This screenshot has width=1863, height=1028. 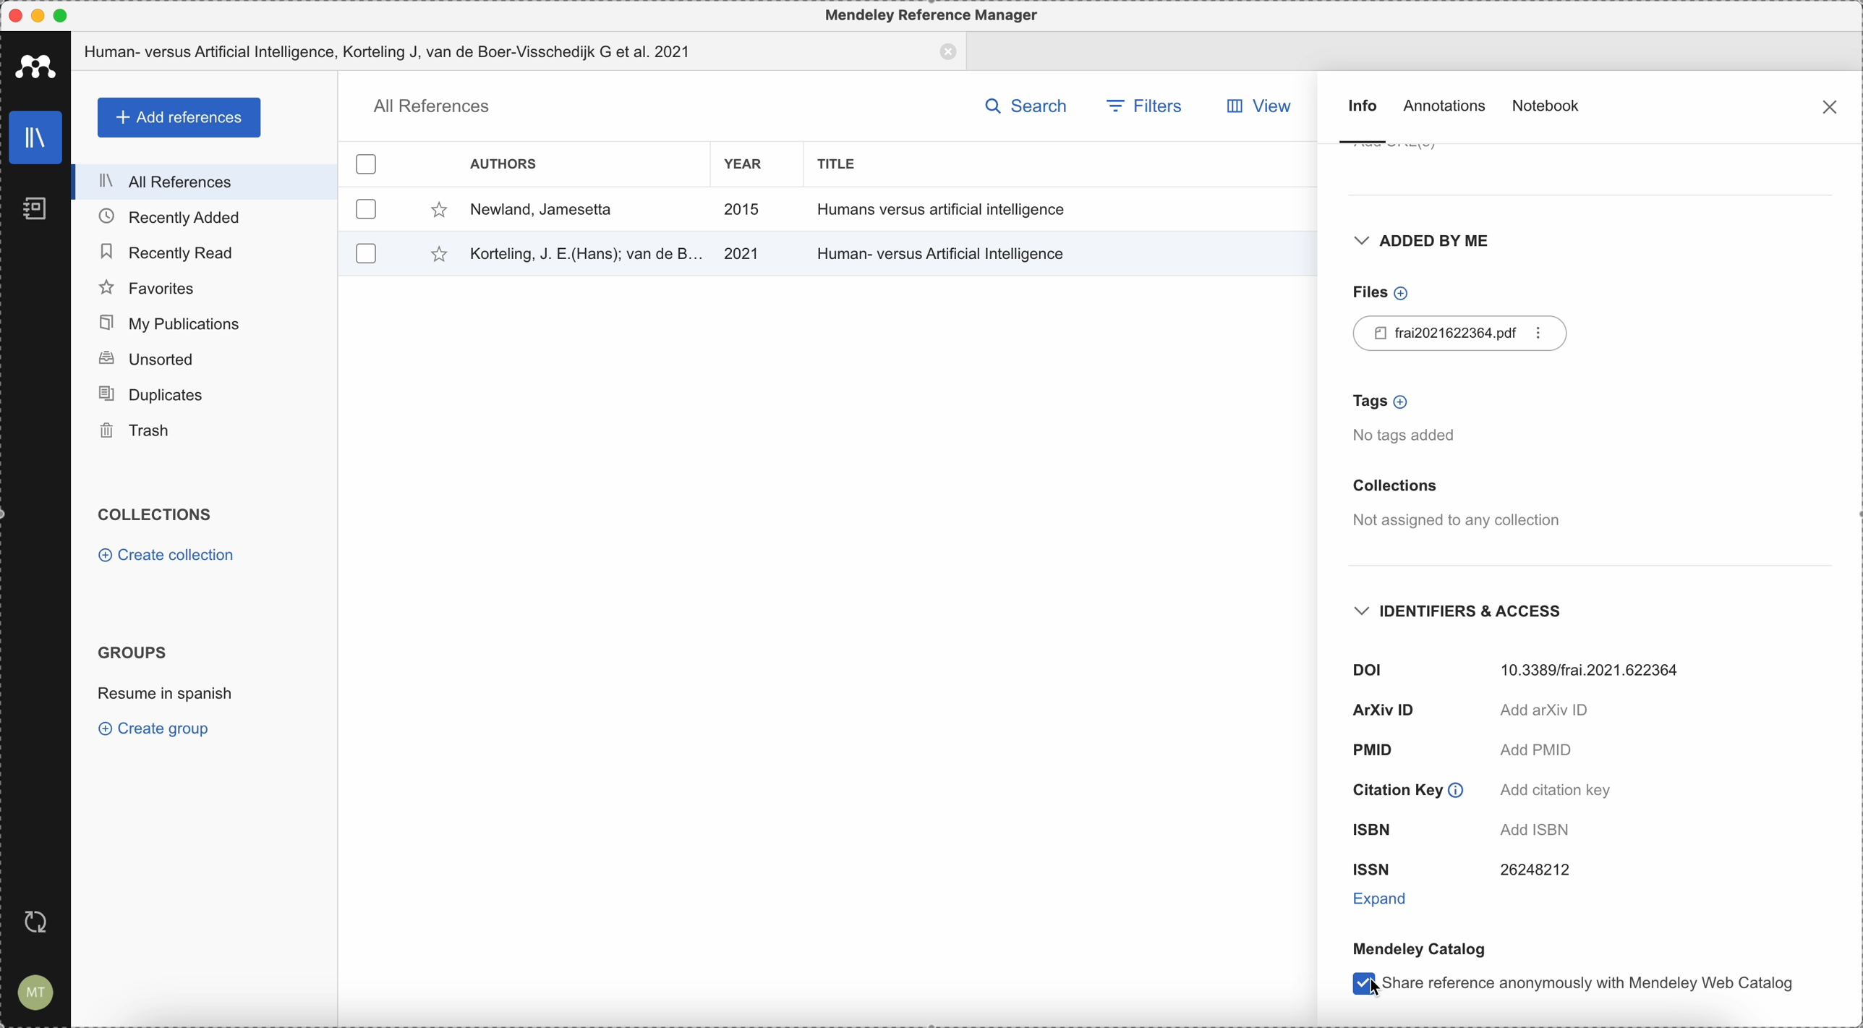 I want to click on Human versus Artificial Intelligence, Korteling J; van de Boer-Vesschedjk et al. 2021, so click(x=519, y=51).